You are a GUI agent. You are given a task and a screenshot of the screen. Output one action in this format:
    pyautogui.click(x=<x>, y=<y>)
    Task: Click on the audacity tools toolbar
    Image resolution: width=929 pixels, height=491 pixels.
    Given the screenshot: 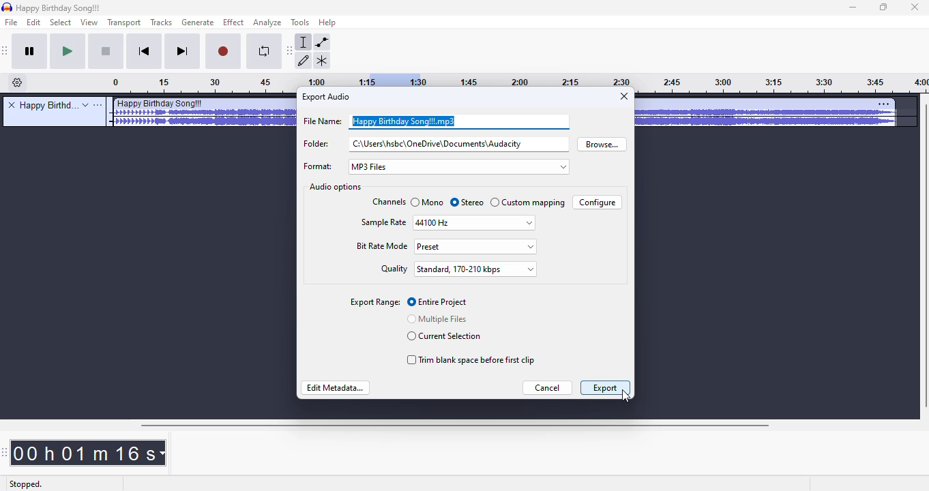 What is the action you would take?
    pyautogui.click(x=289, y=51)
    